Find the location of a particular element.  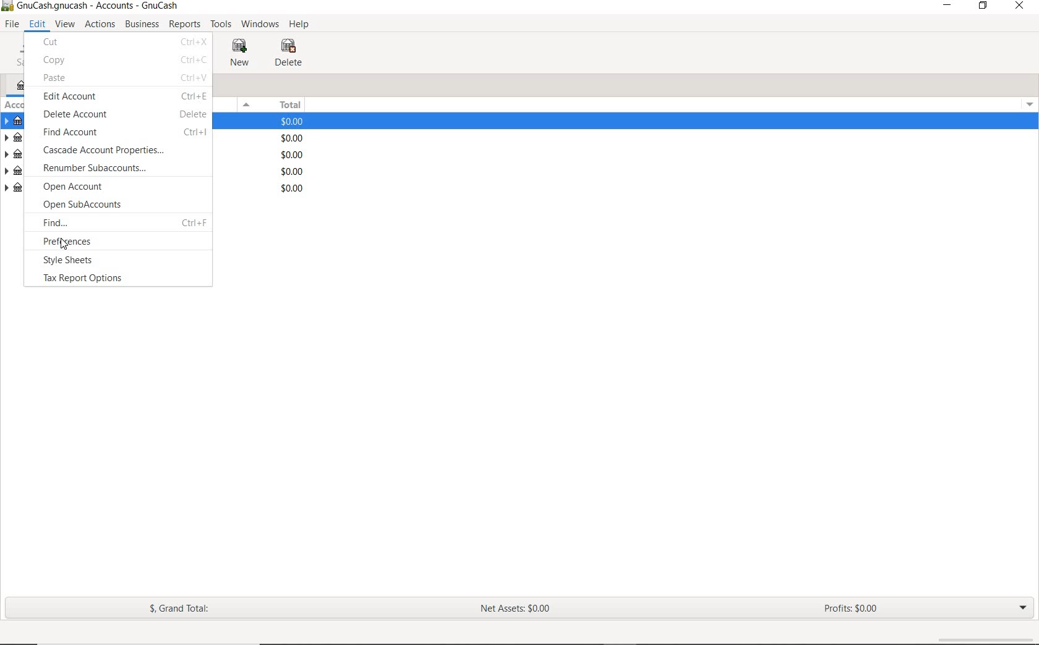

cursor is located at coordinates (65, 243).